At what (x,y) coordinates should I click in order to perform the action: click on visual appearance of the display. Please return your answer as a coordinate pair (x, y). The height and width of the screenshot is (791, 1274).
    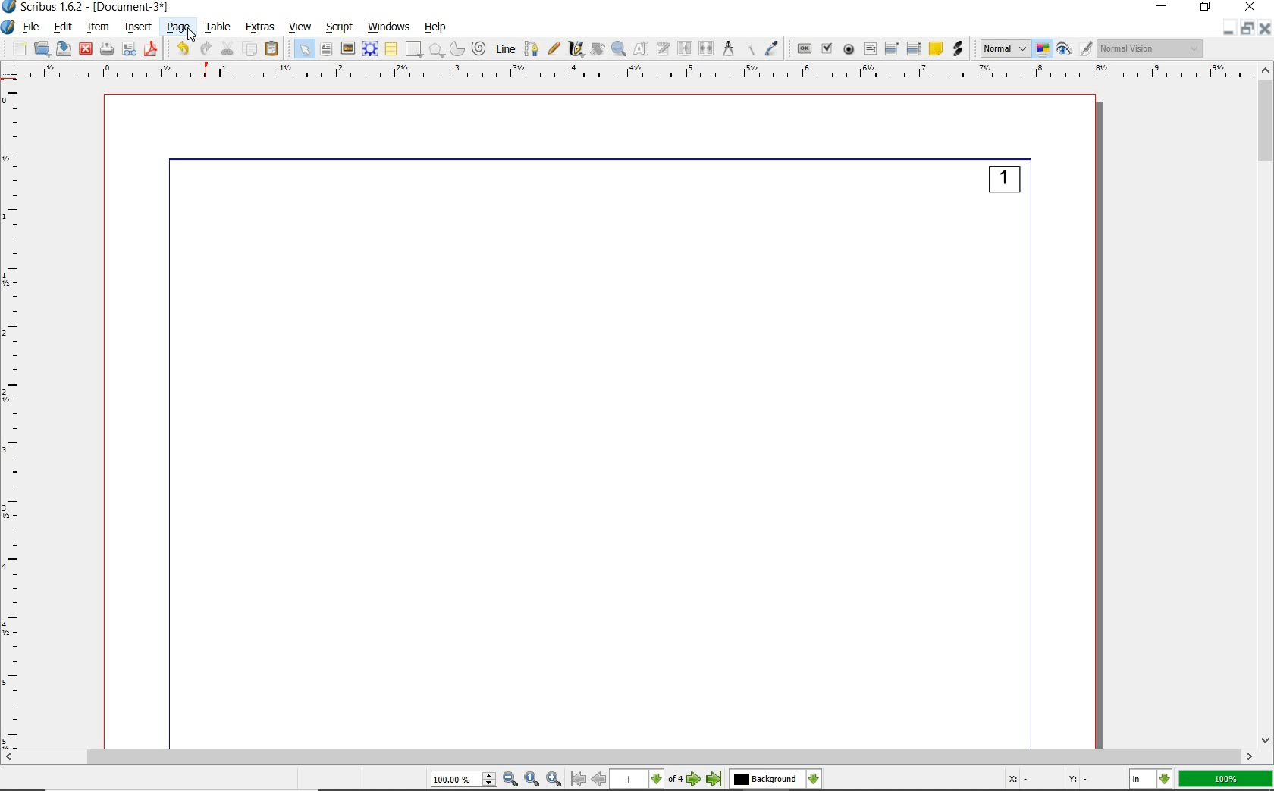
    Looking at the image, I should click on (1152, 47).